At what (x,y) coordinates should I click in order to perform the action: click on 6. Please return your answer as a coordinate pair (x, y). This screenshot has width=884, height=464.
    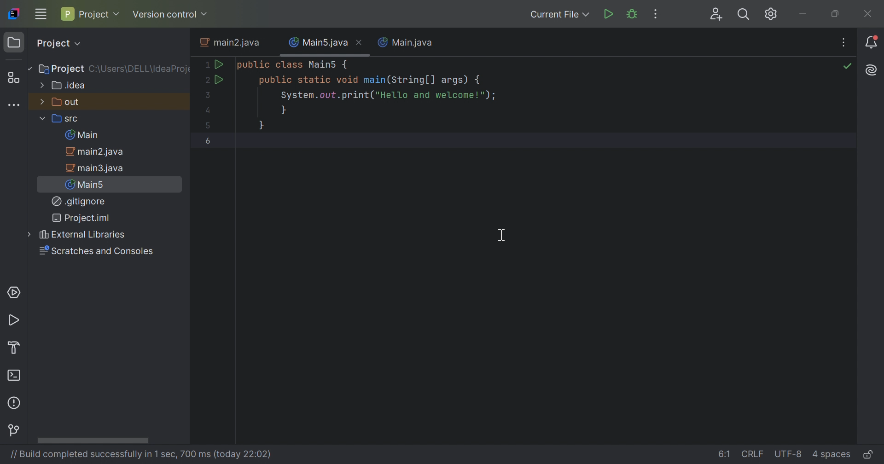
    Looking at the image, I should click on (209, 140).